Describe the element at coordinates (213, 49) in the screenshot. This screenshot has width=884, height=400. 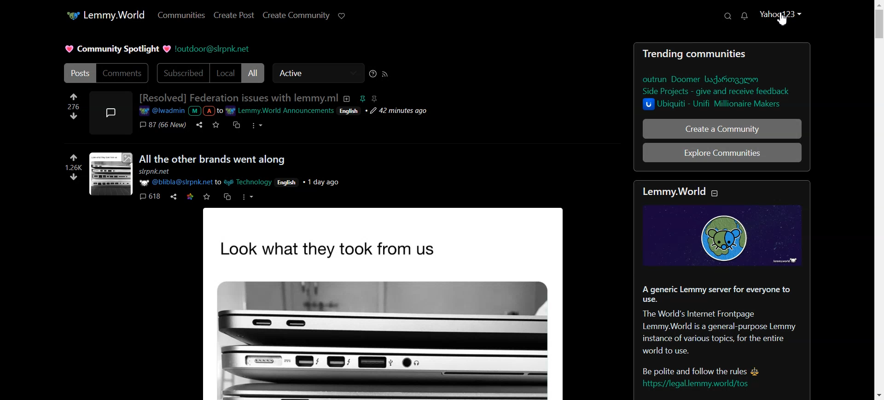
I see `Hyperlink` at that location.